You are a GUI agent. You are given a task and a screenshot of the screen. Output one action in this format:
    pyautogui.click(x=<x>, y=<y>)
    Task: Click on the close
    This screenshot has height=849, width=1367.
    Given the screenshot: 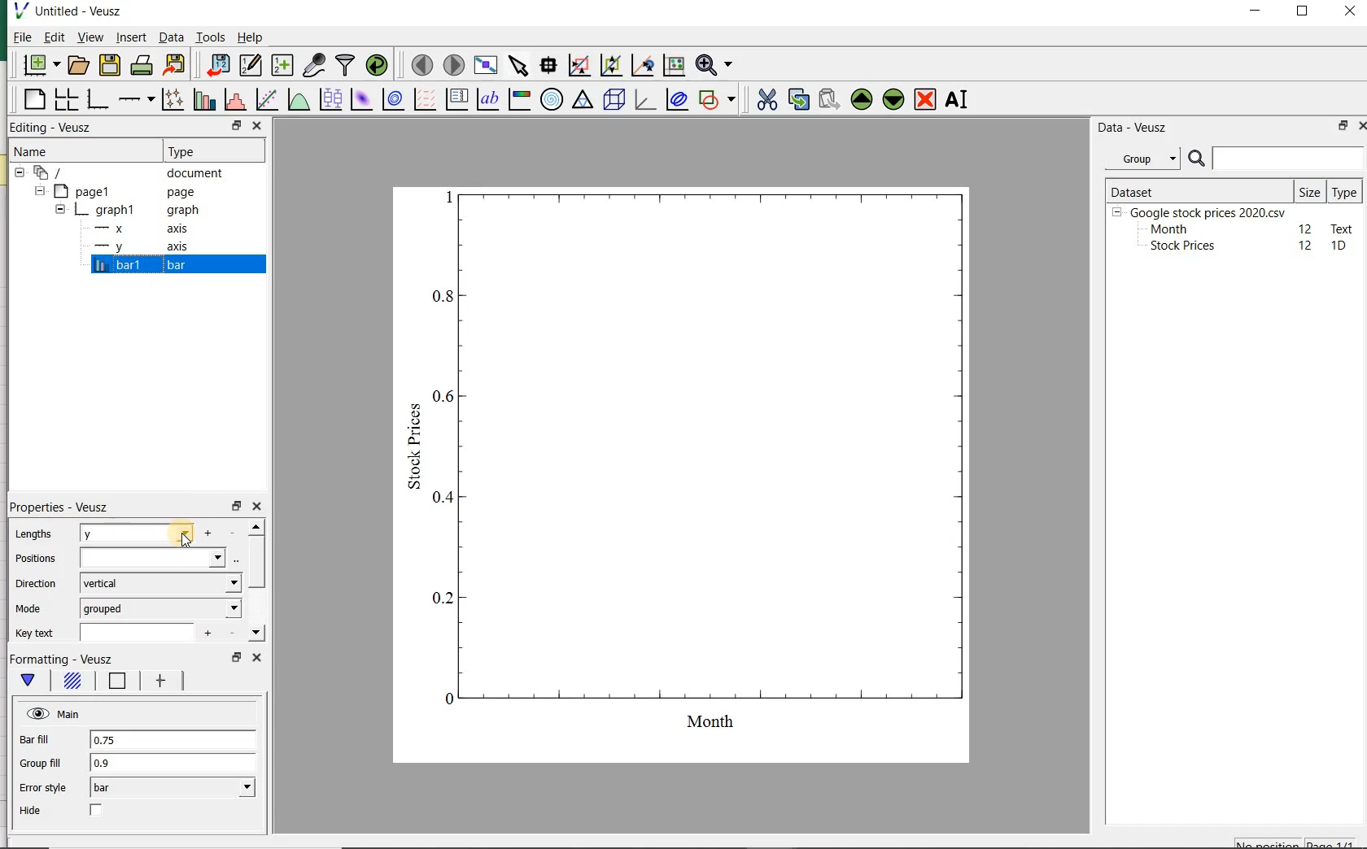 What is the action you would take?
    pyautogui.click(x=256, y=507)
    